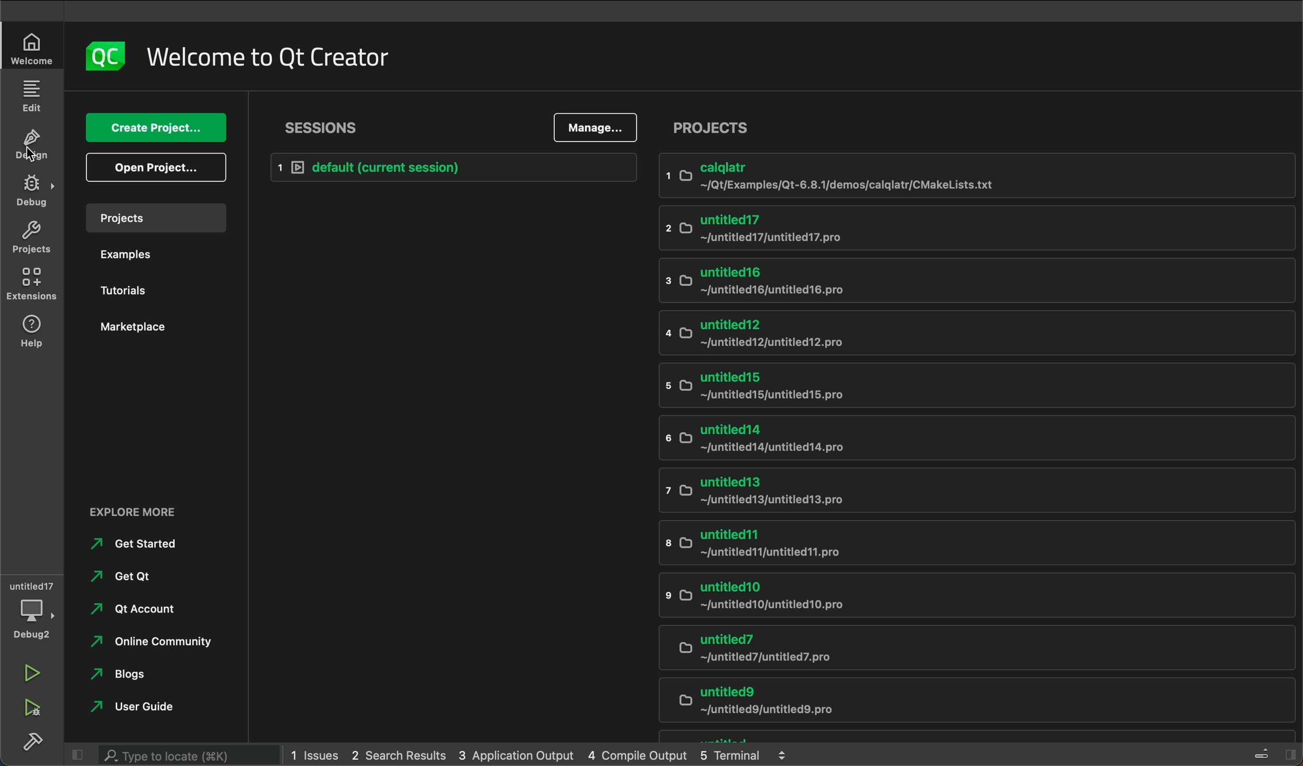  I want to click on tutorials, so click(158, 292).